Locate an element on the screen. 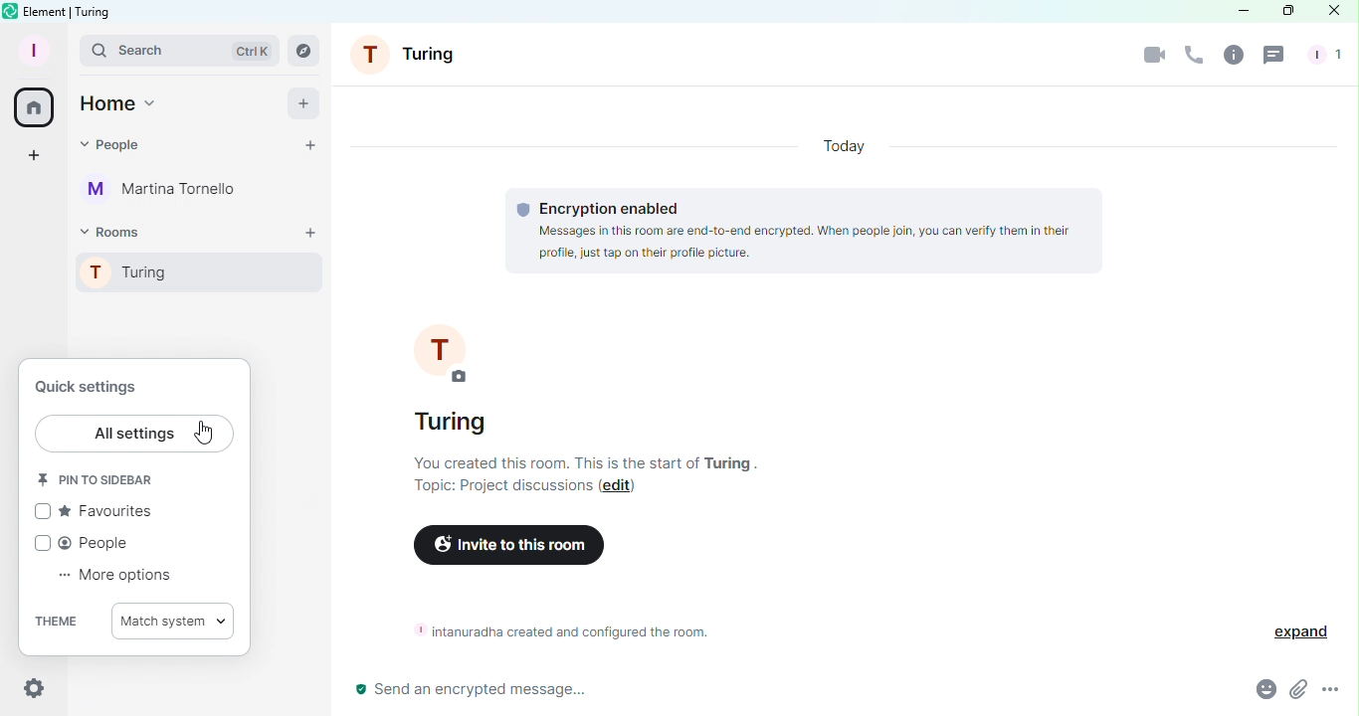  More Options is located at coordinates (1333, 690).